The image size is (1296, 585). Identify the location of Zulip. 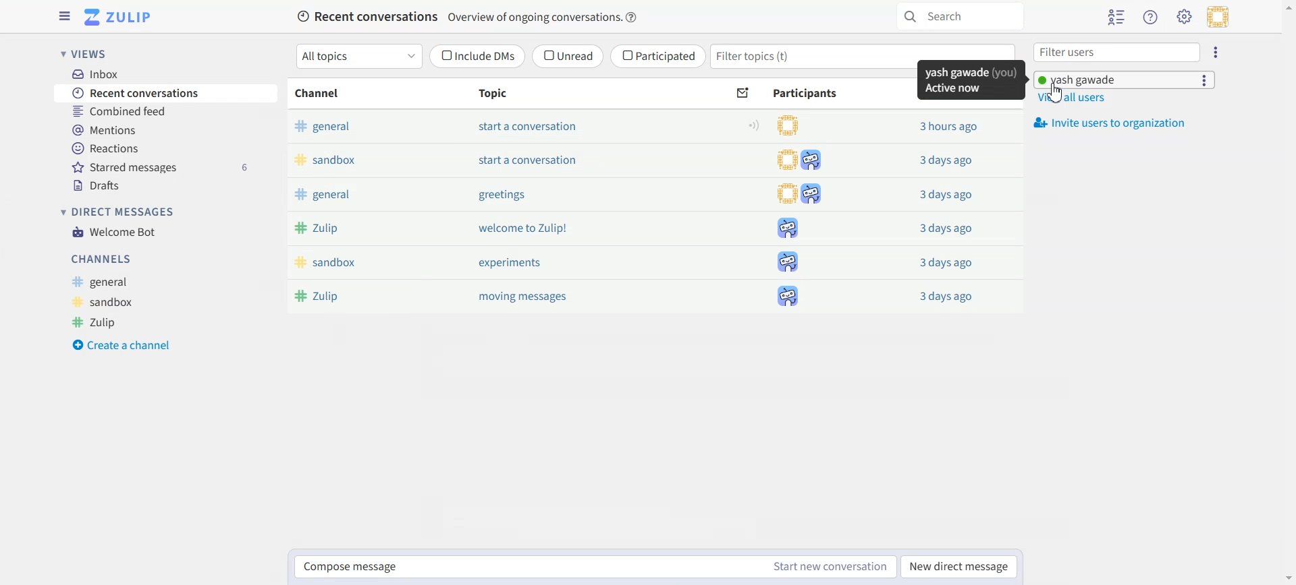
(326, 228).